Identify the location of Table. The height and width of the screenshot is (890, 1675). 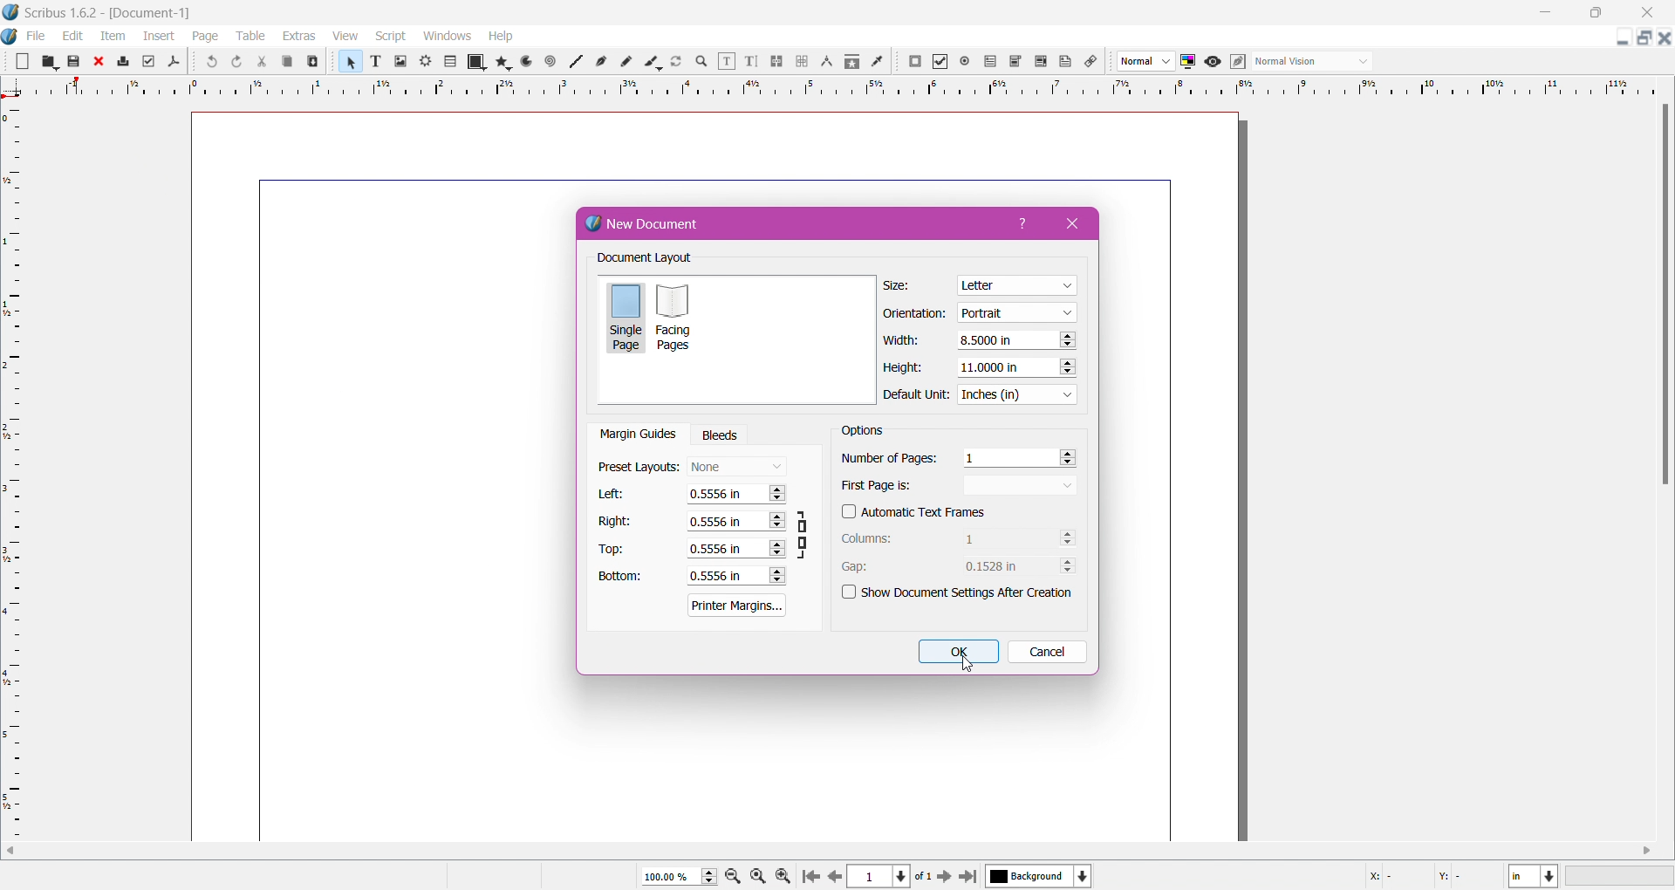
(250, 37).